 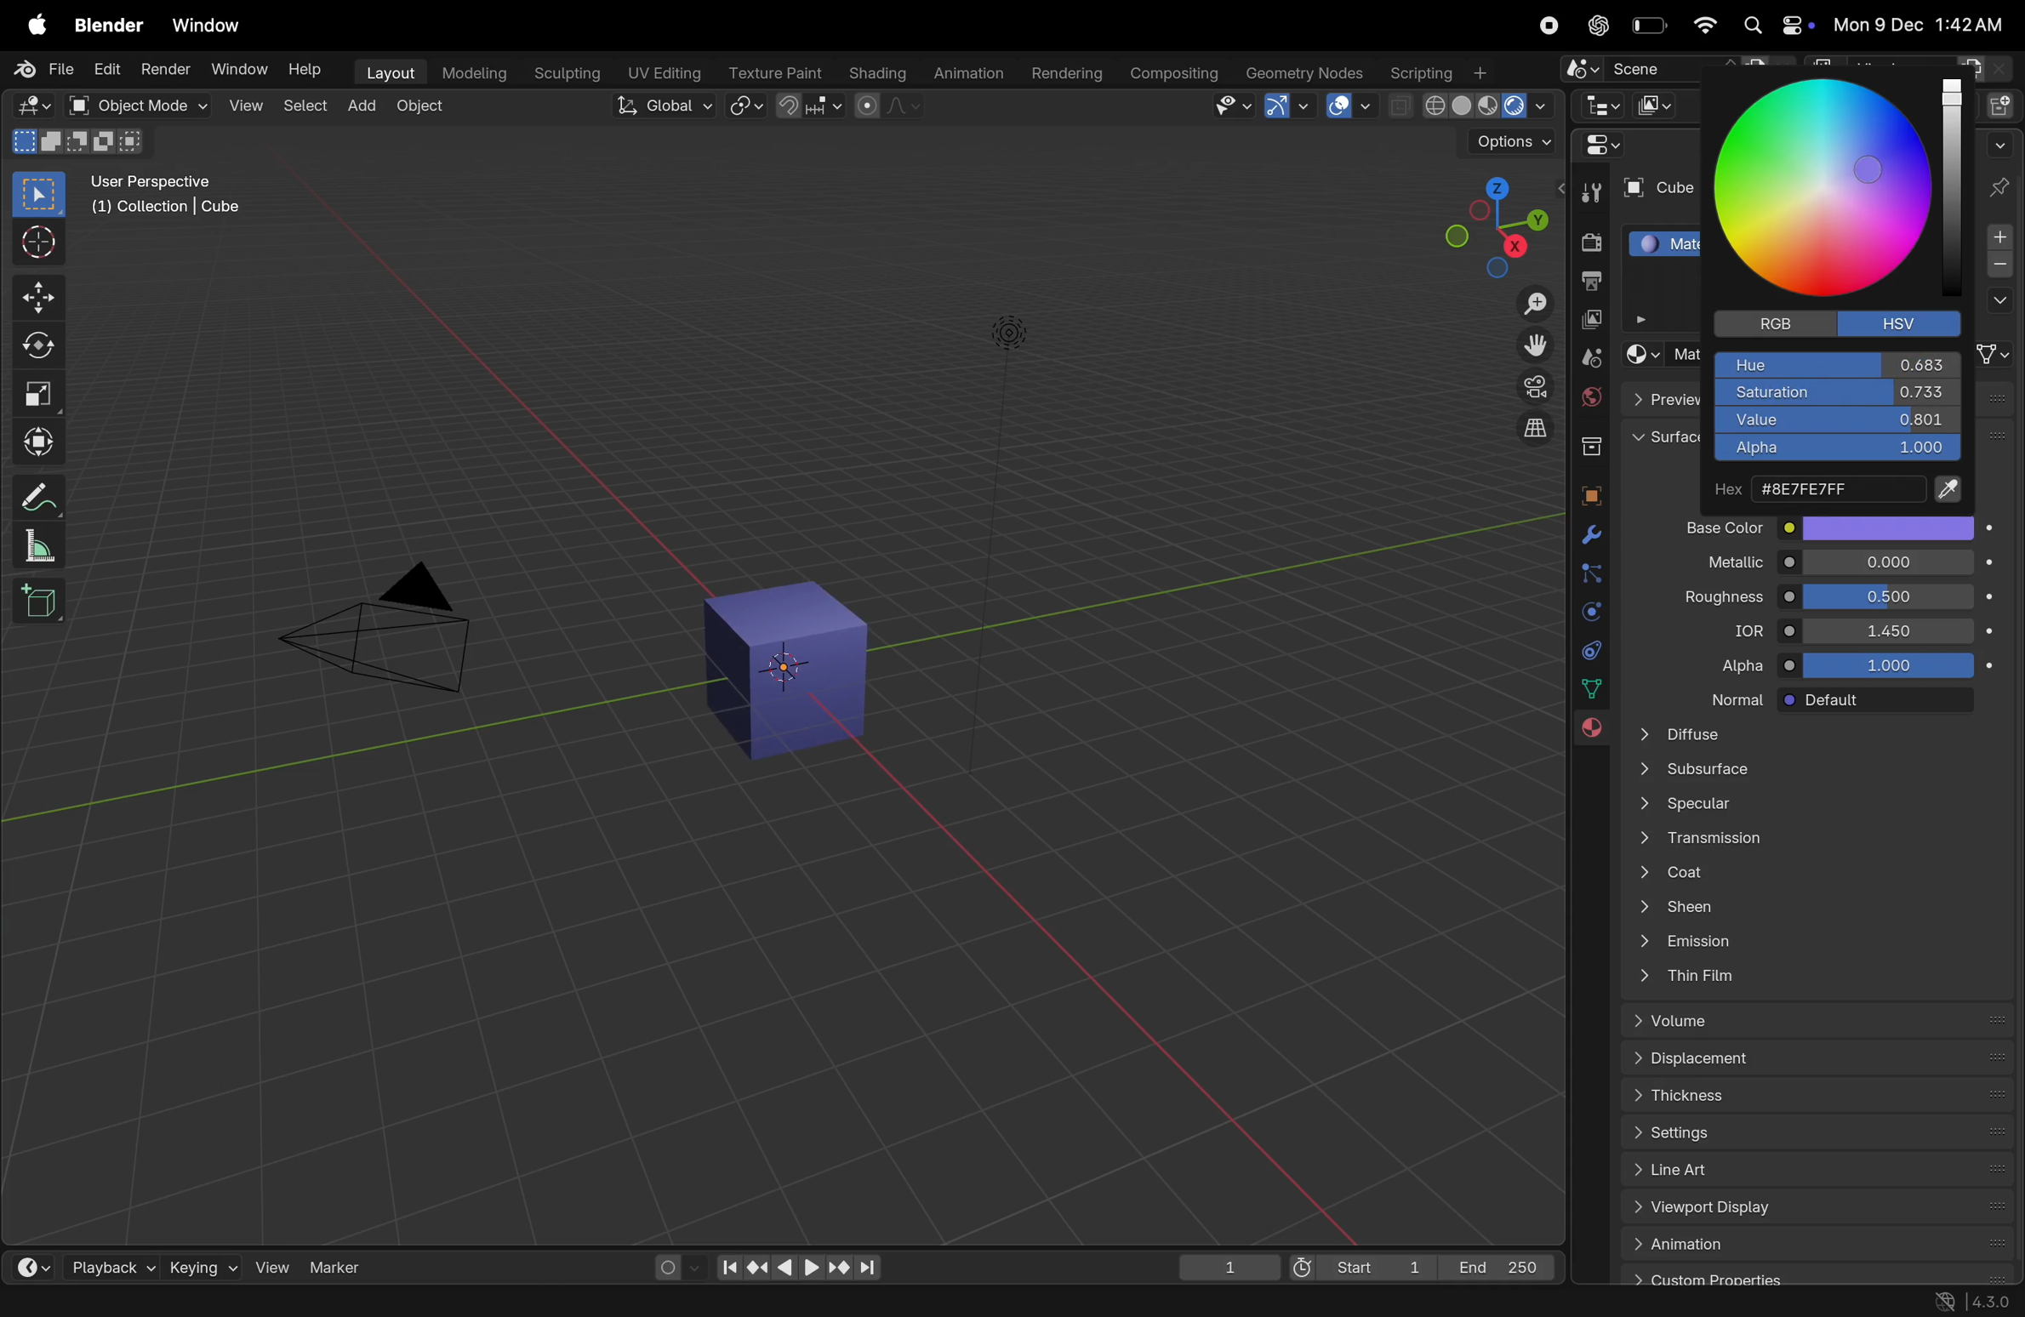 What do you see at coordinates (565, 73) in the screenshot?
I see `sculpting` at bounding box center [565, 73].